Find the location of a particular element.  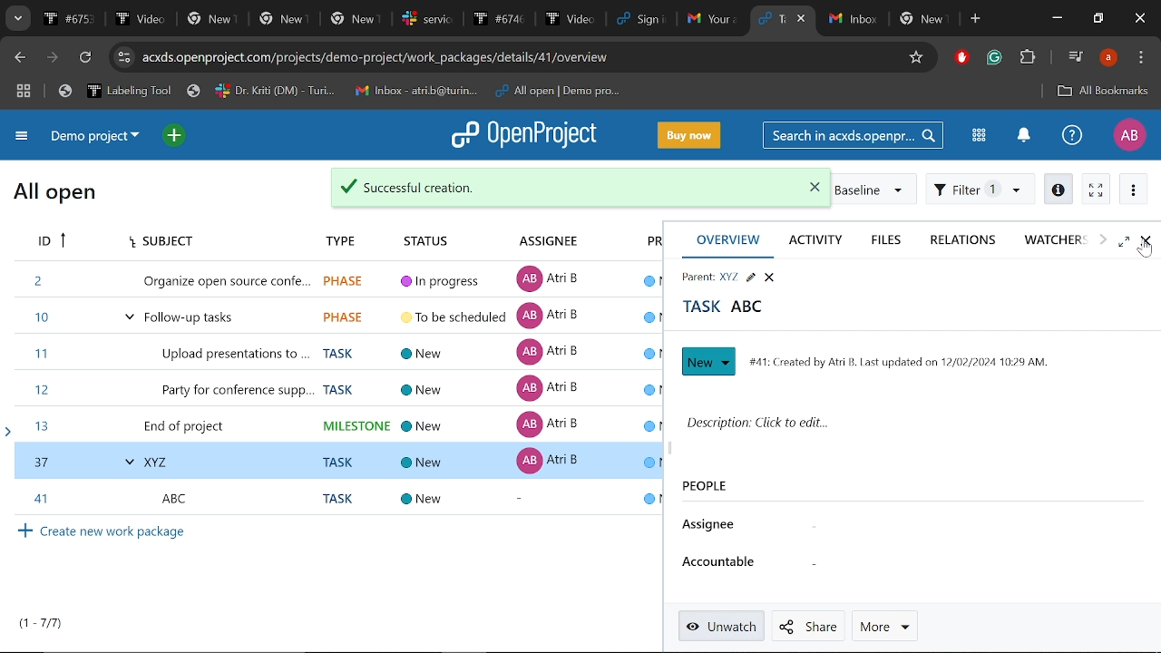

Current project is located at coordinates (100, 137).